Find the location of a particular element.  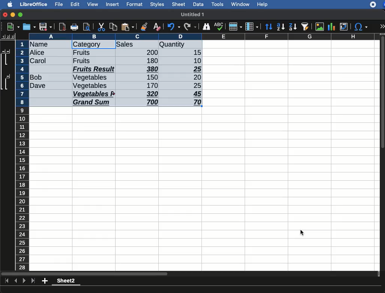

Cursor is located at coordinates (305, 233).